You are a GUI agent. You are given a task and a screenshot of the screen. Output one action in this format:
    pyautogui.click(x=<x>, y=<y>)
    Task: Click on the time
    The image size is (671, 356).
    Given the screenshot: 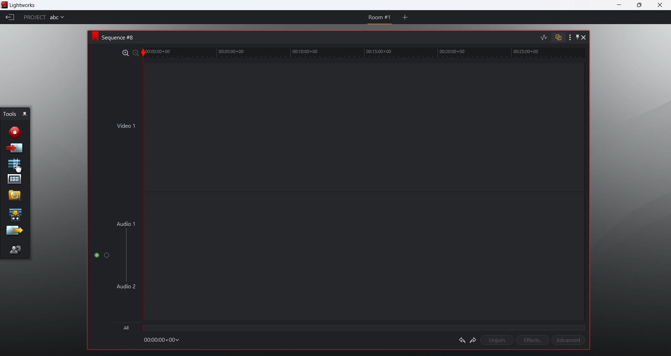 What is the action you would take?
    pyautogui.click(x=368, y=53)
    